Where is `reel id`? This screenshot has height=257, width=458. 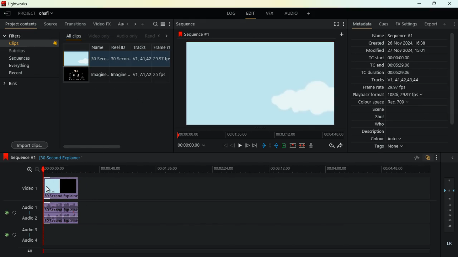
reel id is located at coordinates (121, 62).